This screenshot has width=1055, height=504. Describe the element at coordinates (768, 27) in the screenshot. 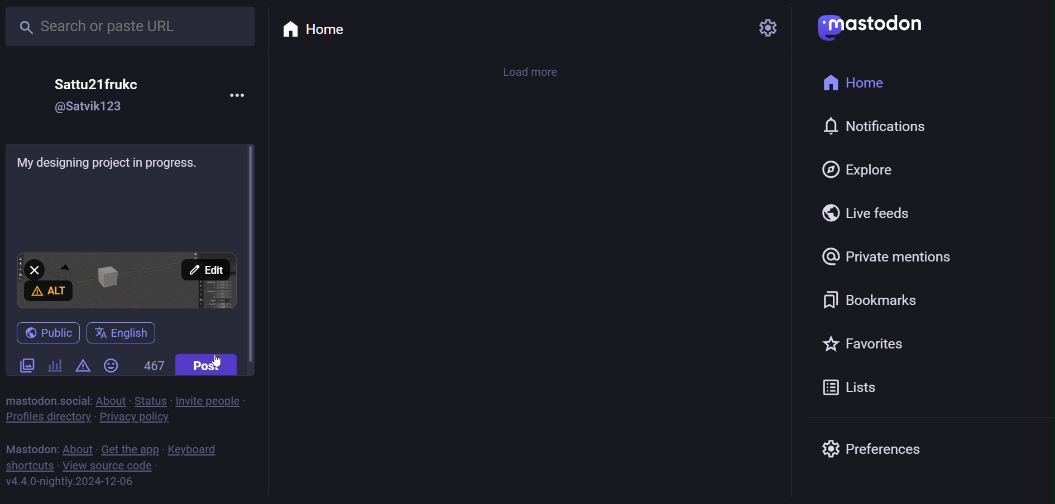

I see `setting` at that location.